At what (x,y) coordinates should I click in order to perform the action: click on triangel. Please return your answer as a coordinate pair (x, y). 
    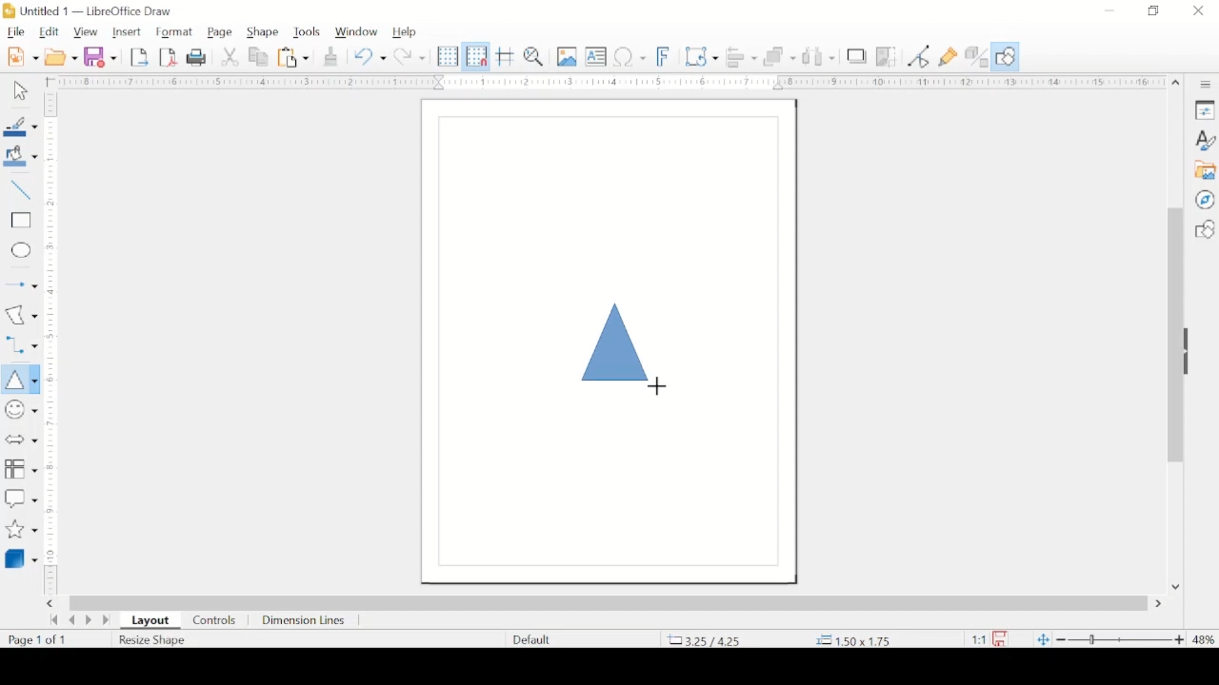
    Looking at the image, I should click on (611, 341).